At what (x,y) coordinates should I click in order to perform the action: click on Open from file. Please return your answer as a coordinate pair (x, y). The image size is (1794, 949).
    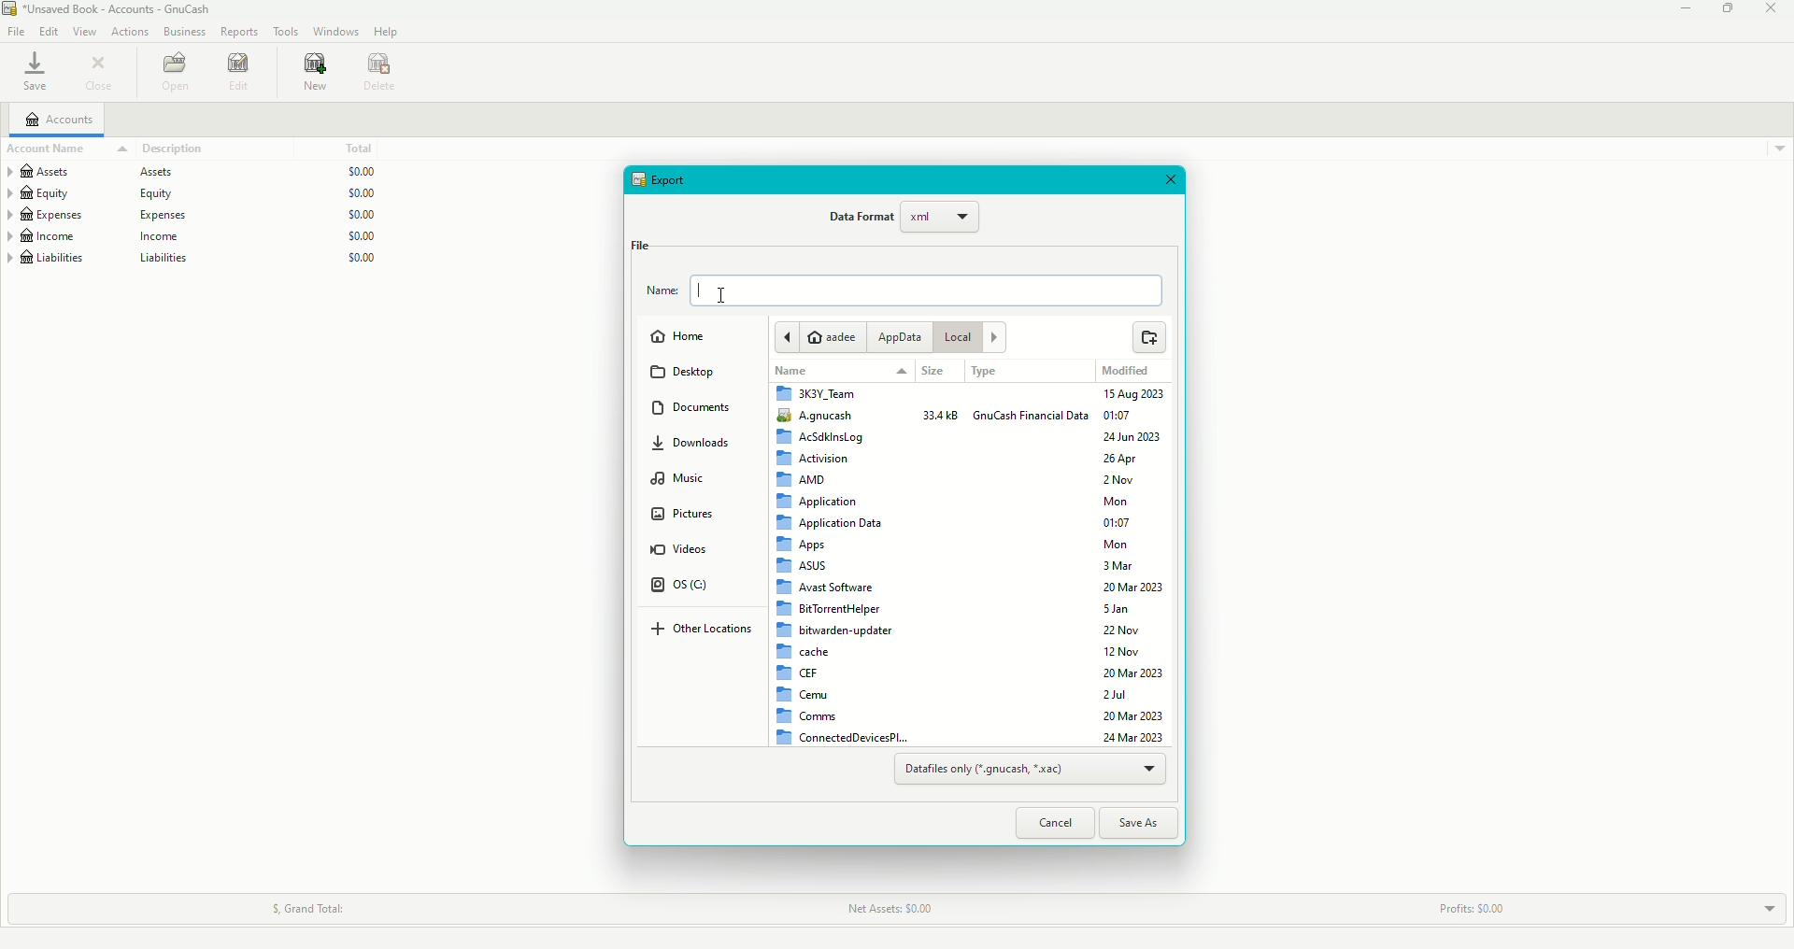
    Looking at the image, I should click on (1147, 338).